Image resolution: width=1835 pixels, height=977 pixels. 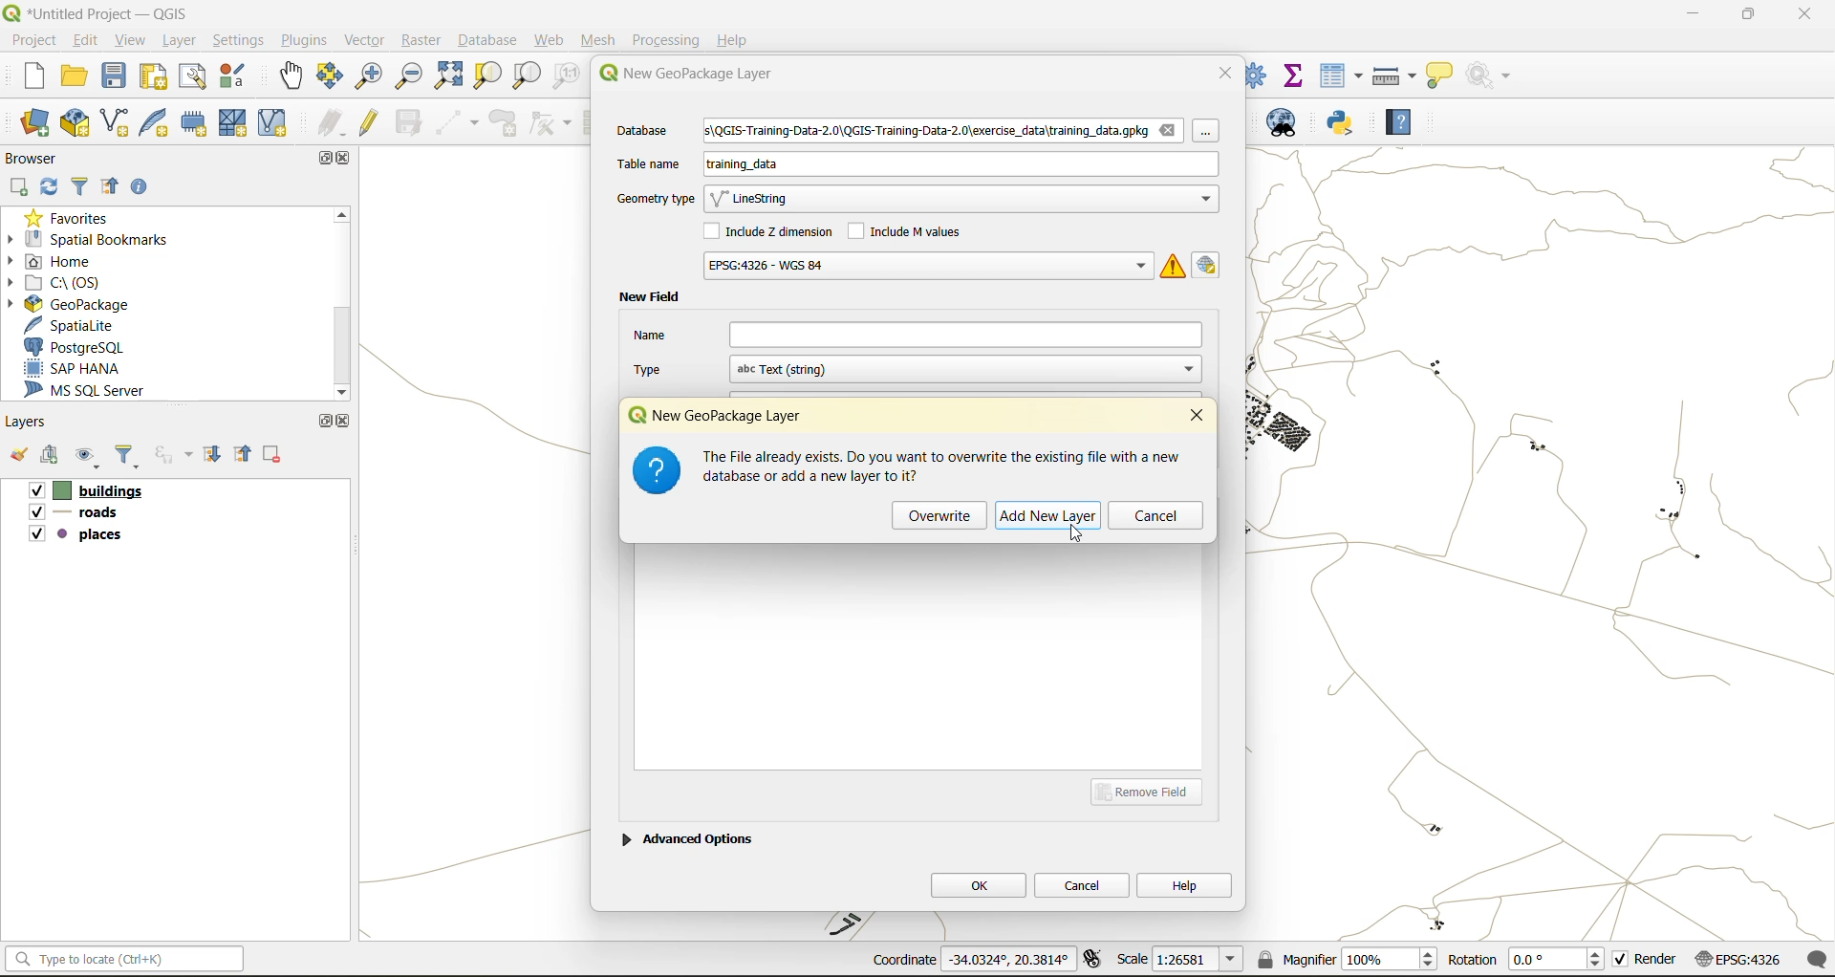 What do you see at coordinates (100, 239) in the screenshot?
I see `spatial bookmarks` at bounding box center [100, 239].